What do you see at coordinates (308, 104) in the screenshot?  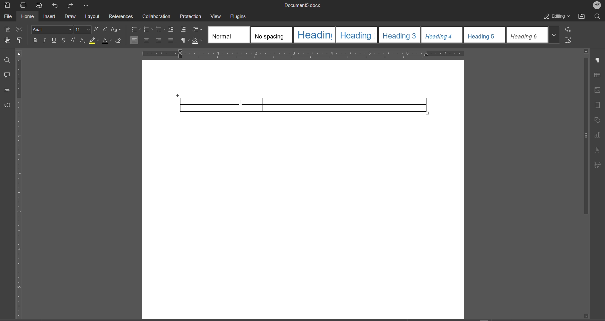 I see `Table` at bounding box center [308, 104].